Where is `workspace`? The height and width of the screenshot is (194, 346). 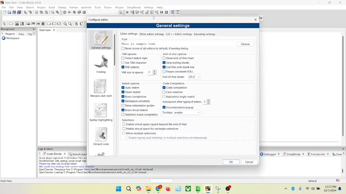 workspace is located at coordinates (10, 40).